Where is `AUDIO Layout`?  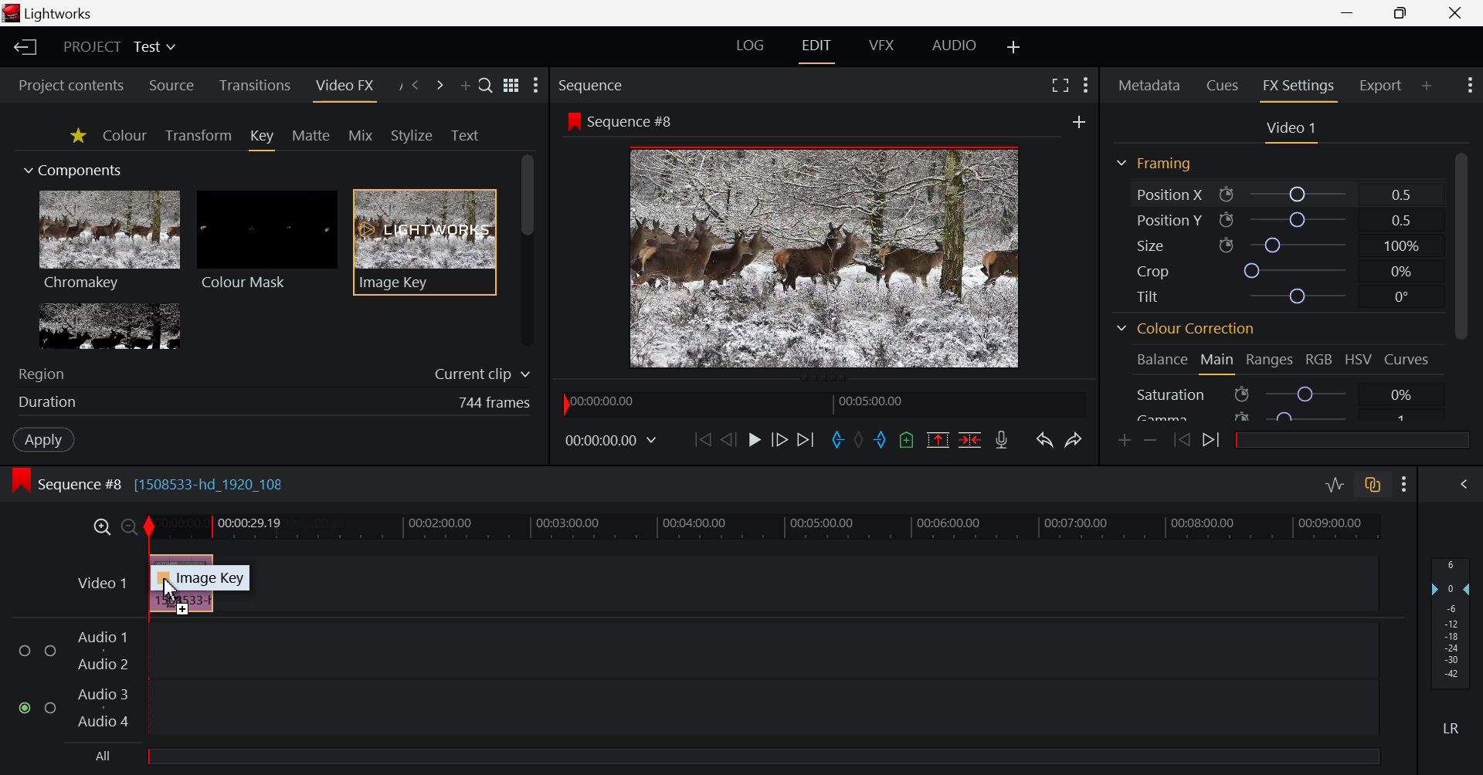
AUDIO Layout is located at coordinates (955, 44).